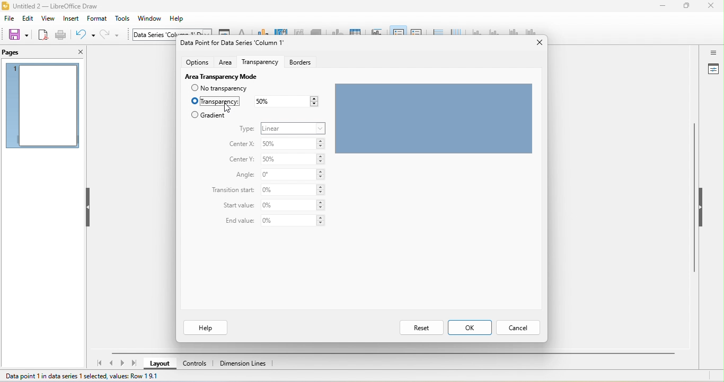  Describe the element at coordinates (421, 327) in the screenshot. I see `reset` at that location.